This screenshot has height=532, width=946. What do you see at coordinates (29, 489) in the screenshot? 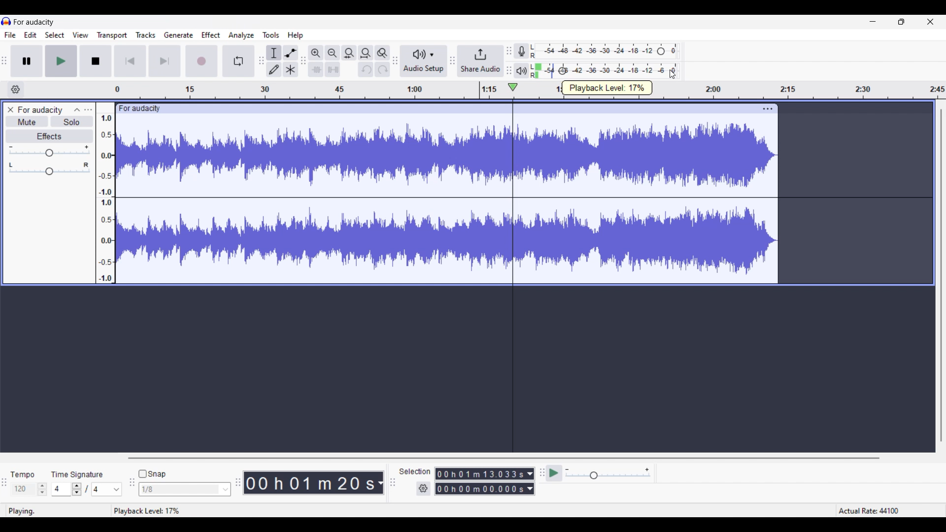
I see `Tempo settings` at bounding box center [29, 489].